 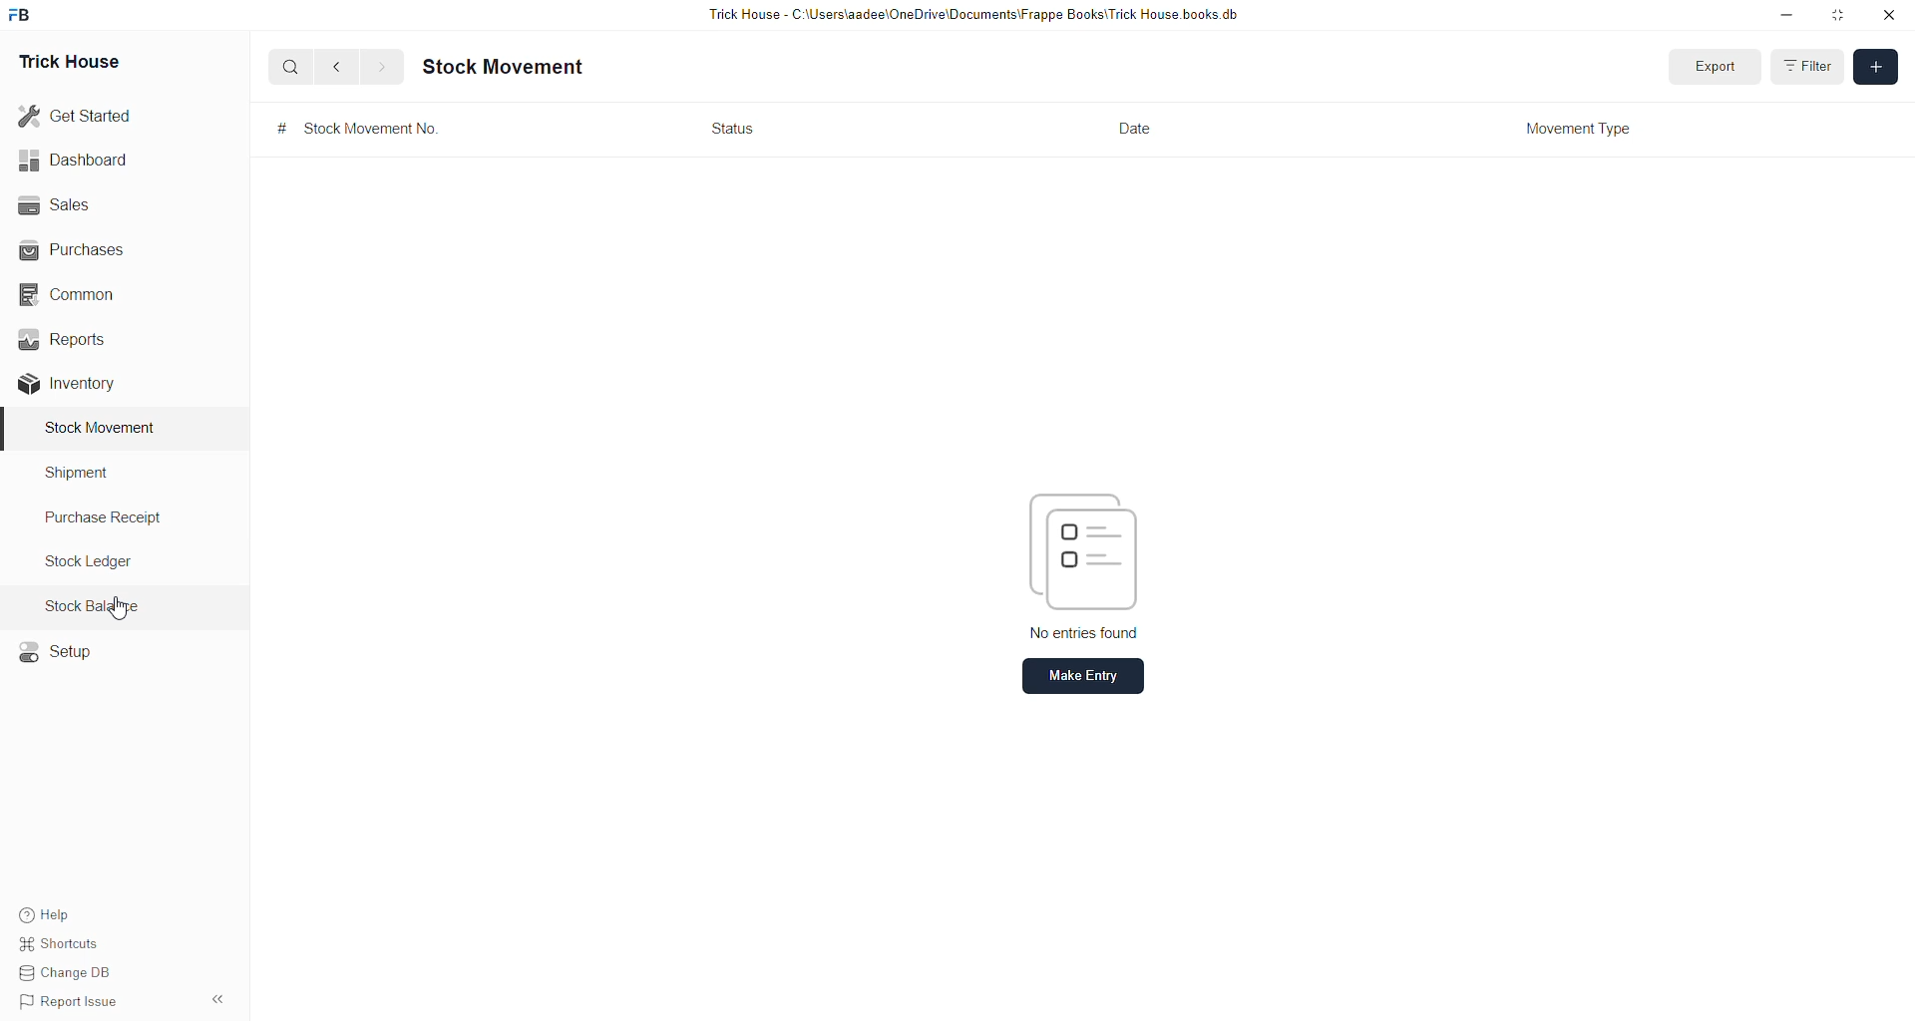 I want to click on Trick House - C:\Users\aadee\OneDrive\Documents\Frappe Books\Trick House books.db, so click(x=973, y=16).